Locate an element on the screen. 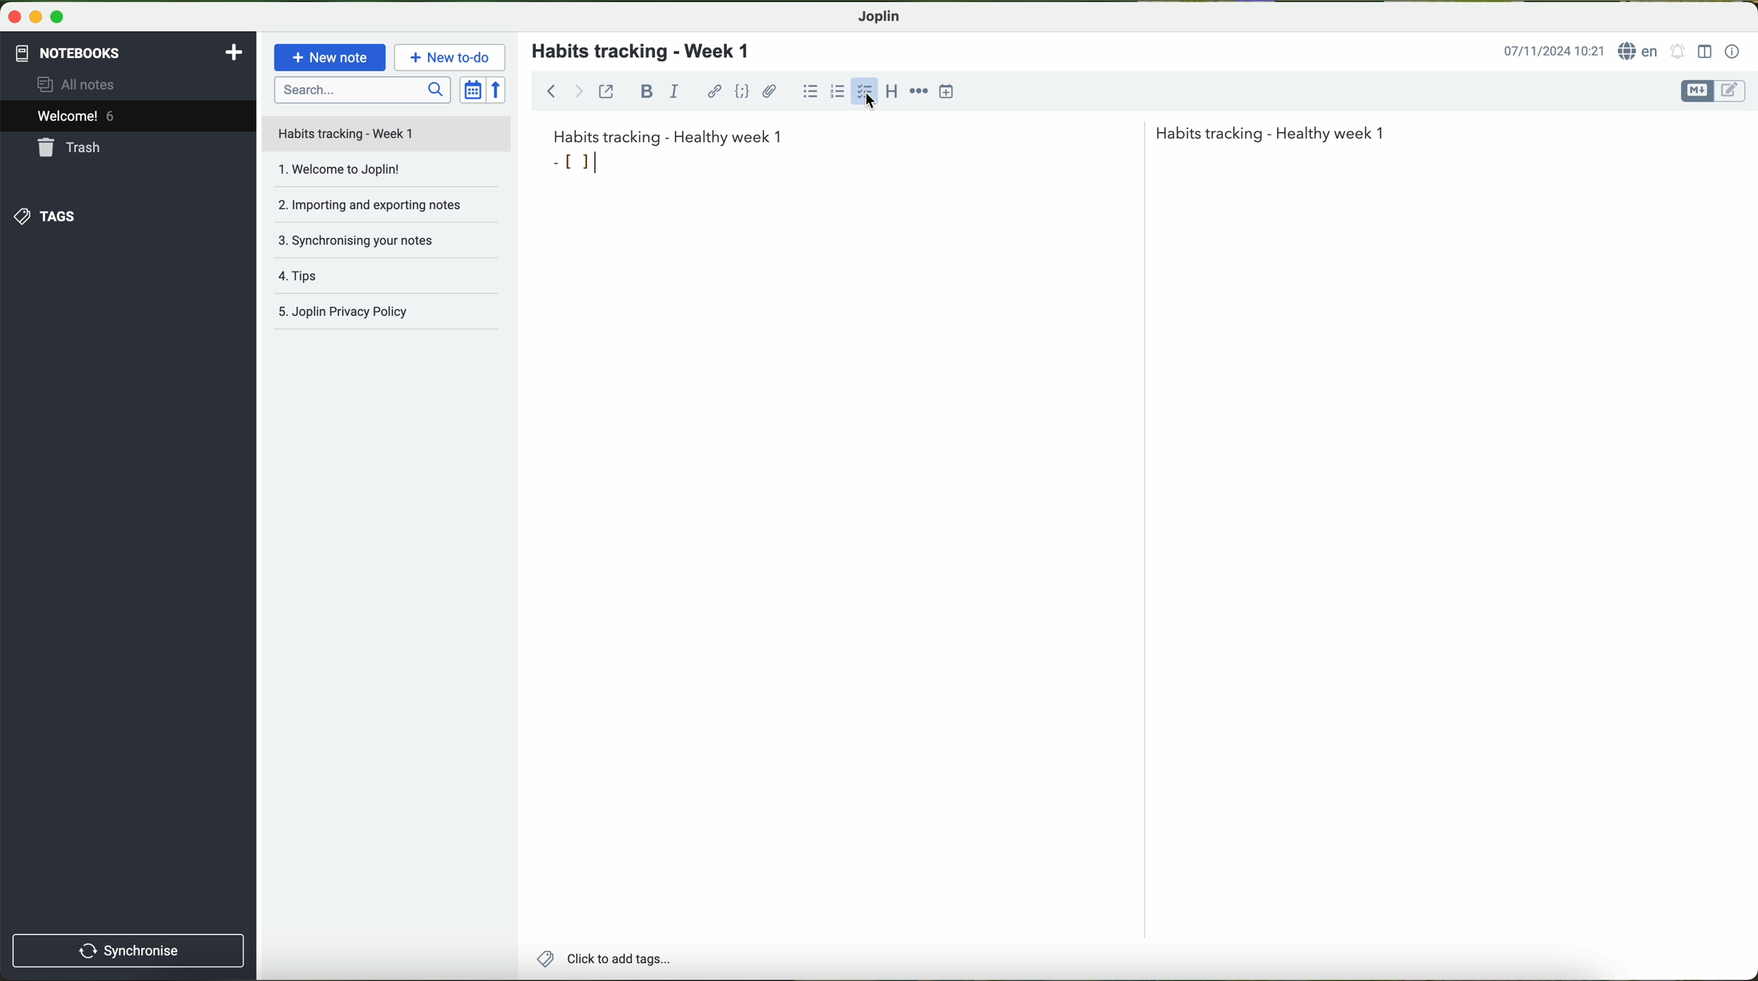 The height and width of the screenshot is (981, 1758). Habits tracking - Healthy week 1 is located at coordinates (1276, 130).